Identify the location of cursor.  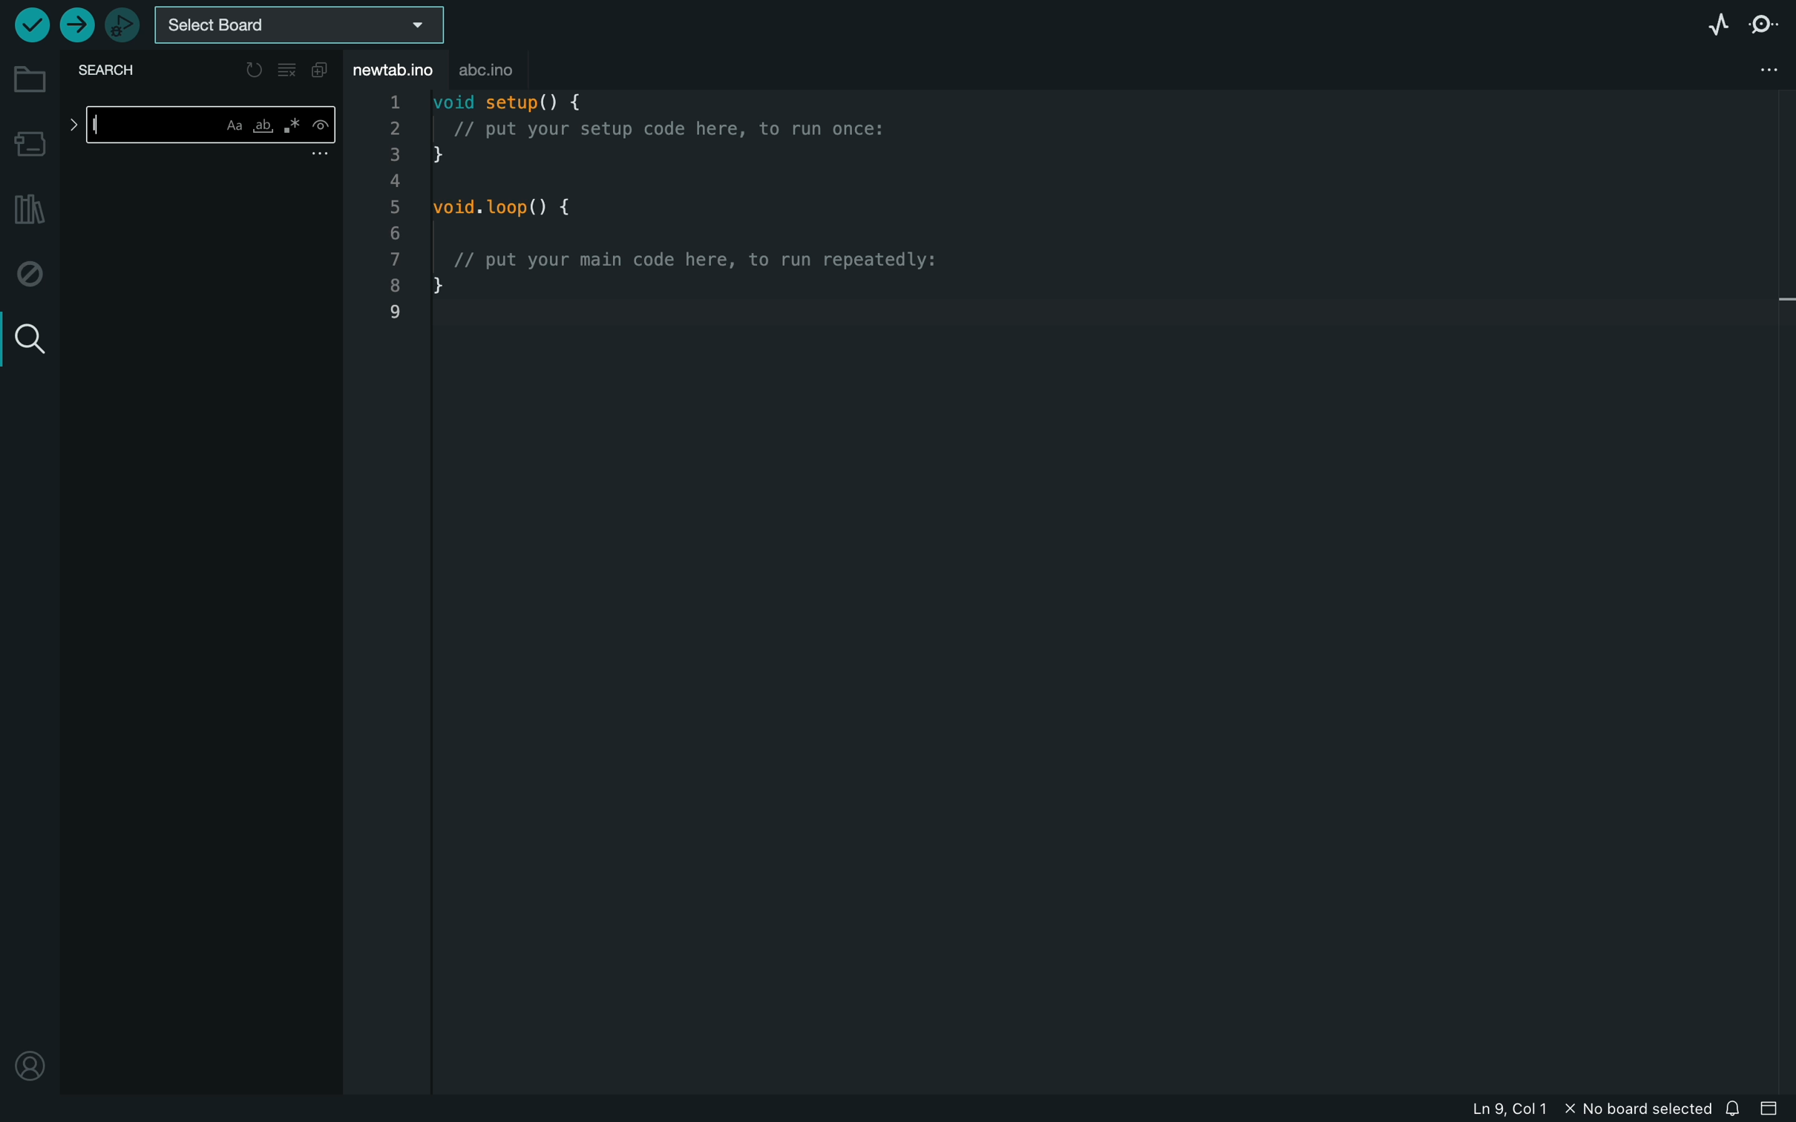
(107, 131).